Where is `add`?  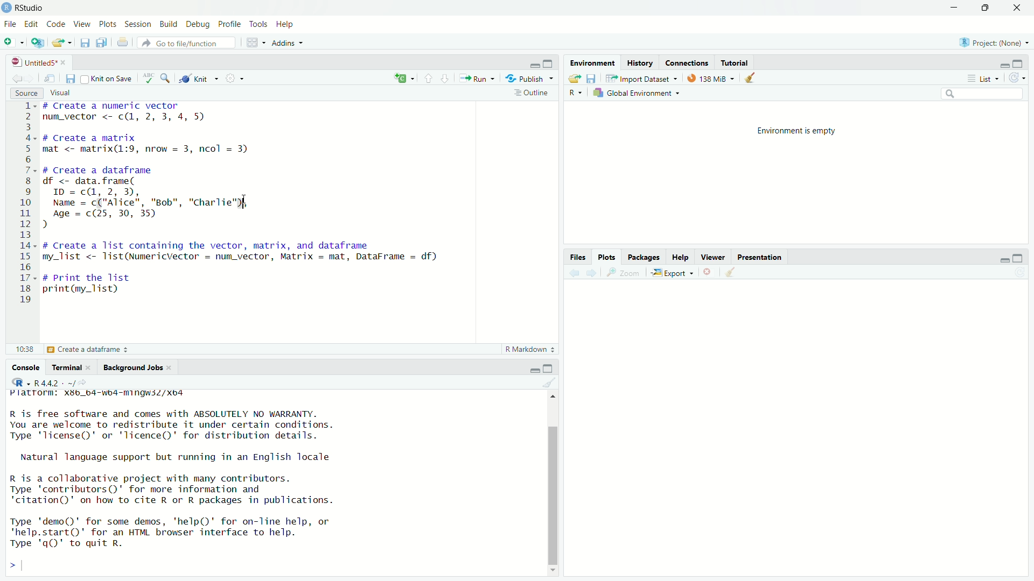 add is located at coordinates (403, 79).